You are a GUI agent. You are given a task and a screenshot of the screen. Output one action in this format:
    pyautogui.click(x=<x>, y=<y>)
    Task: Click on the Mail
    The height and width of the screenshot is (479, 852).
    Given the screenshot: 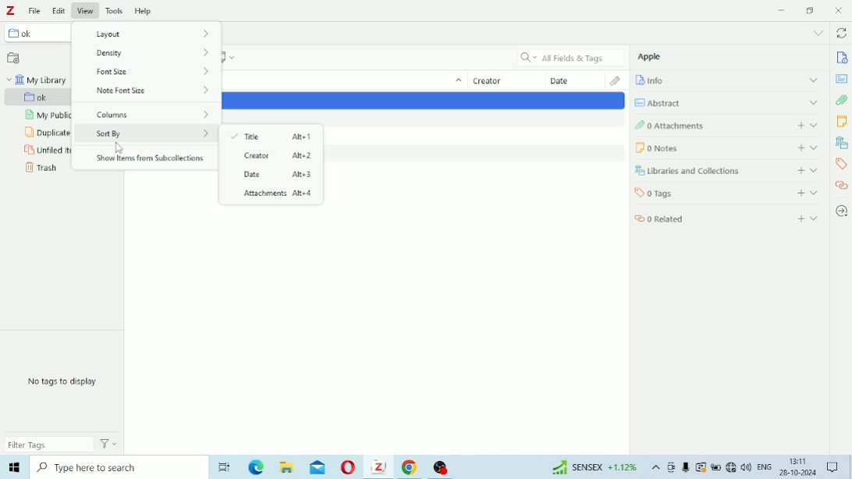 What is the action you would take?
    pyautogui.click(x=318, y=467)
    